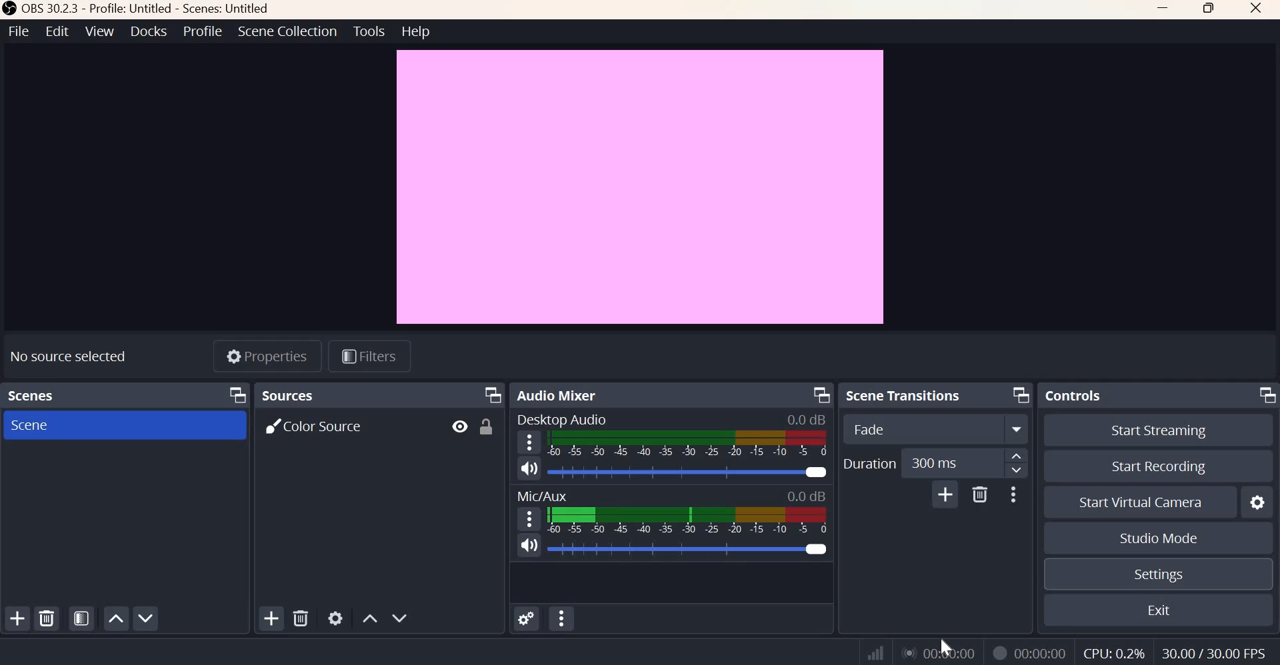 The image size is (1280, 665). I want to click on Open source properties, so click(336, 617).